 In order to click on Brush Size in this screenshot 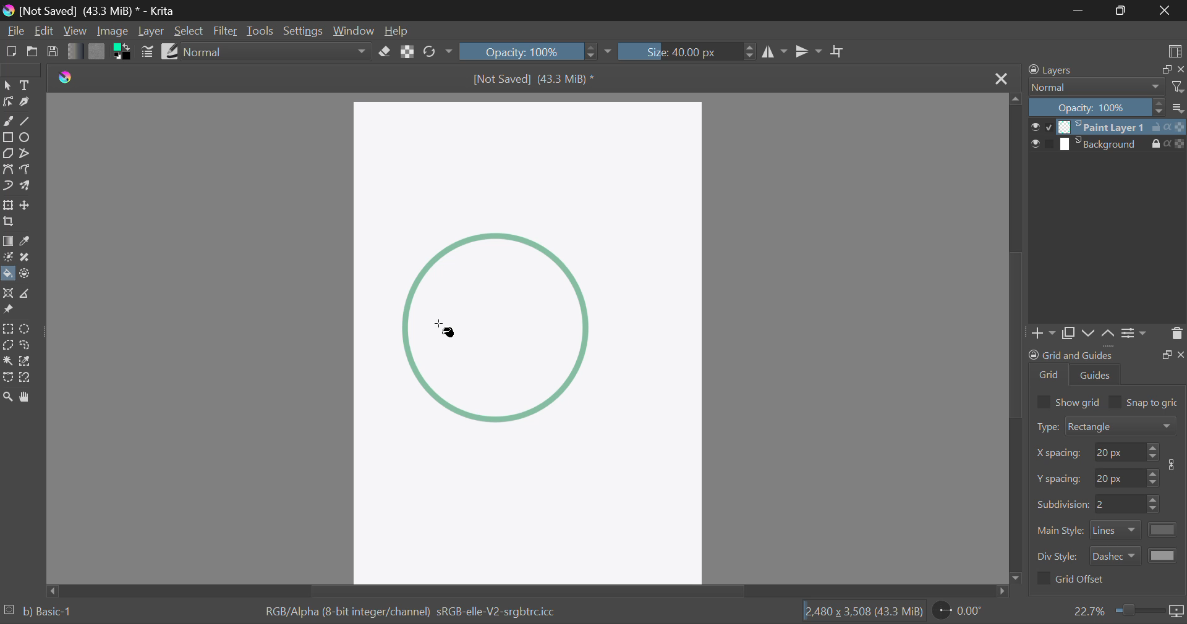, I will do `click(686, 51)`.